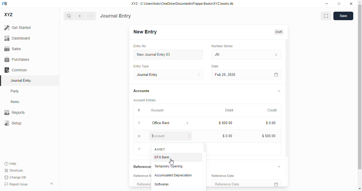 This screenshot has width=362, height=191. Describe the element at coordinates (326, 16) in the screenshot. I see `toggle between form and full width` at that location.